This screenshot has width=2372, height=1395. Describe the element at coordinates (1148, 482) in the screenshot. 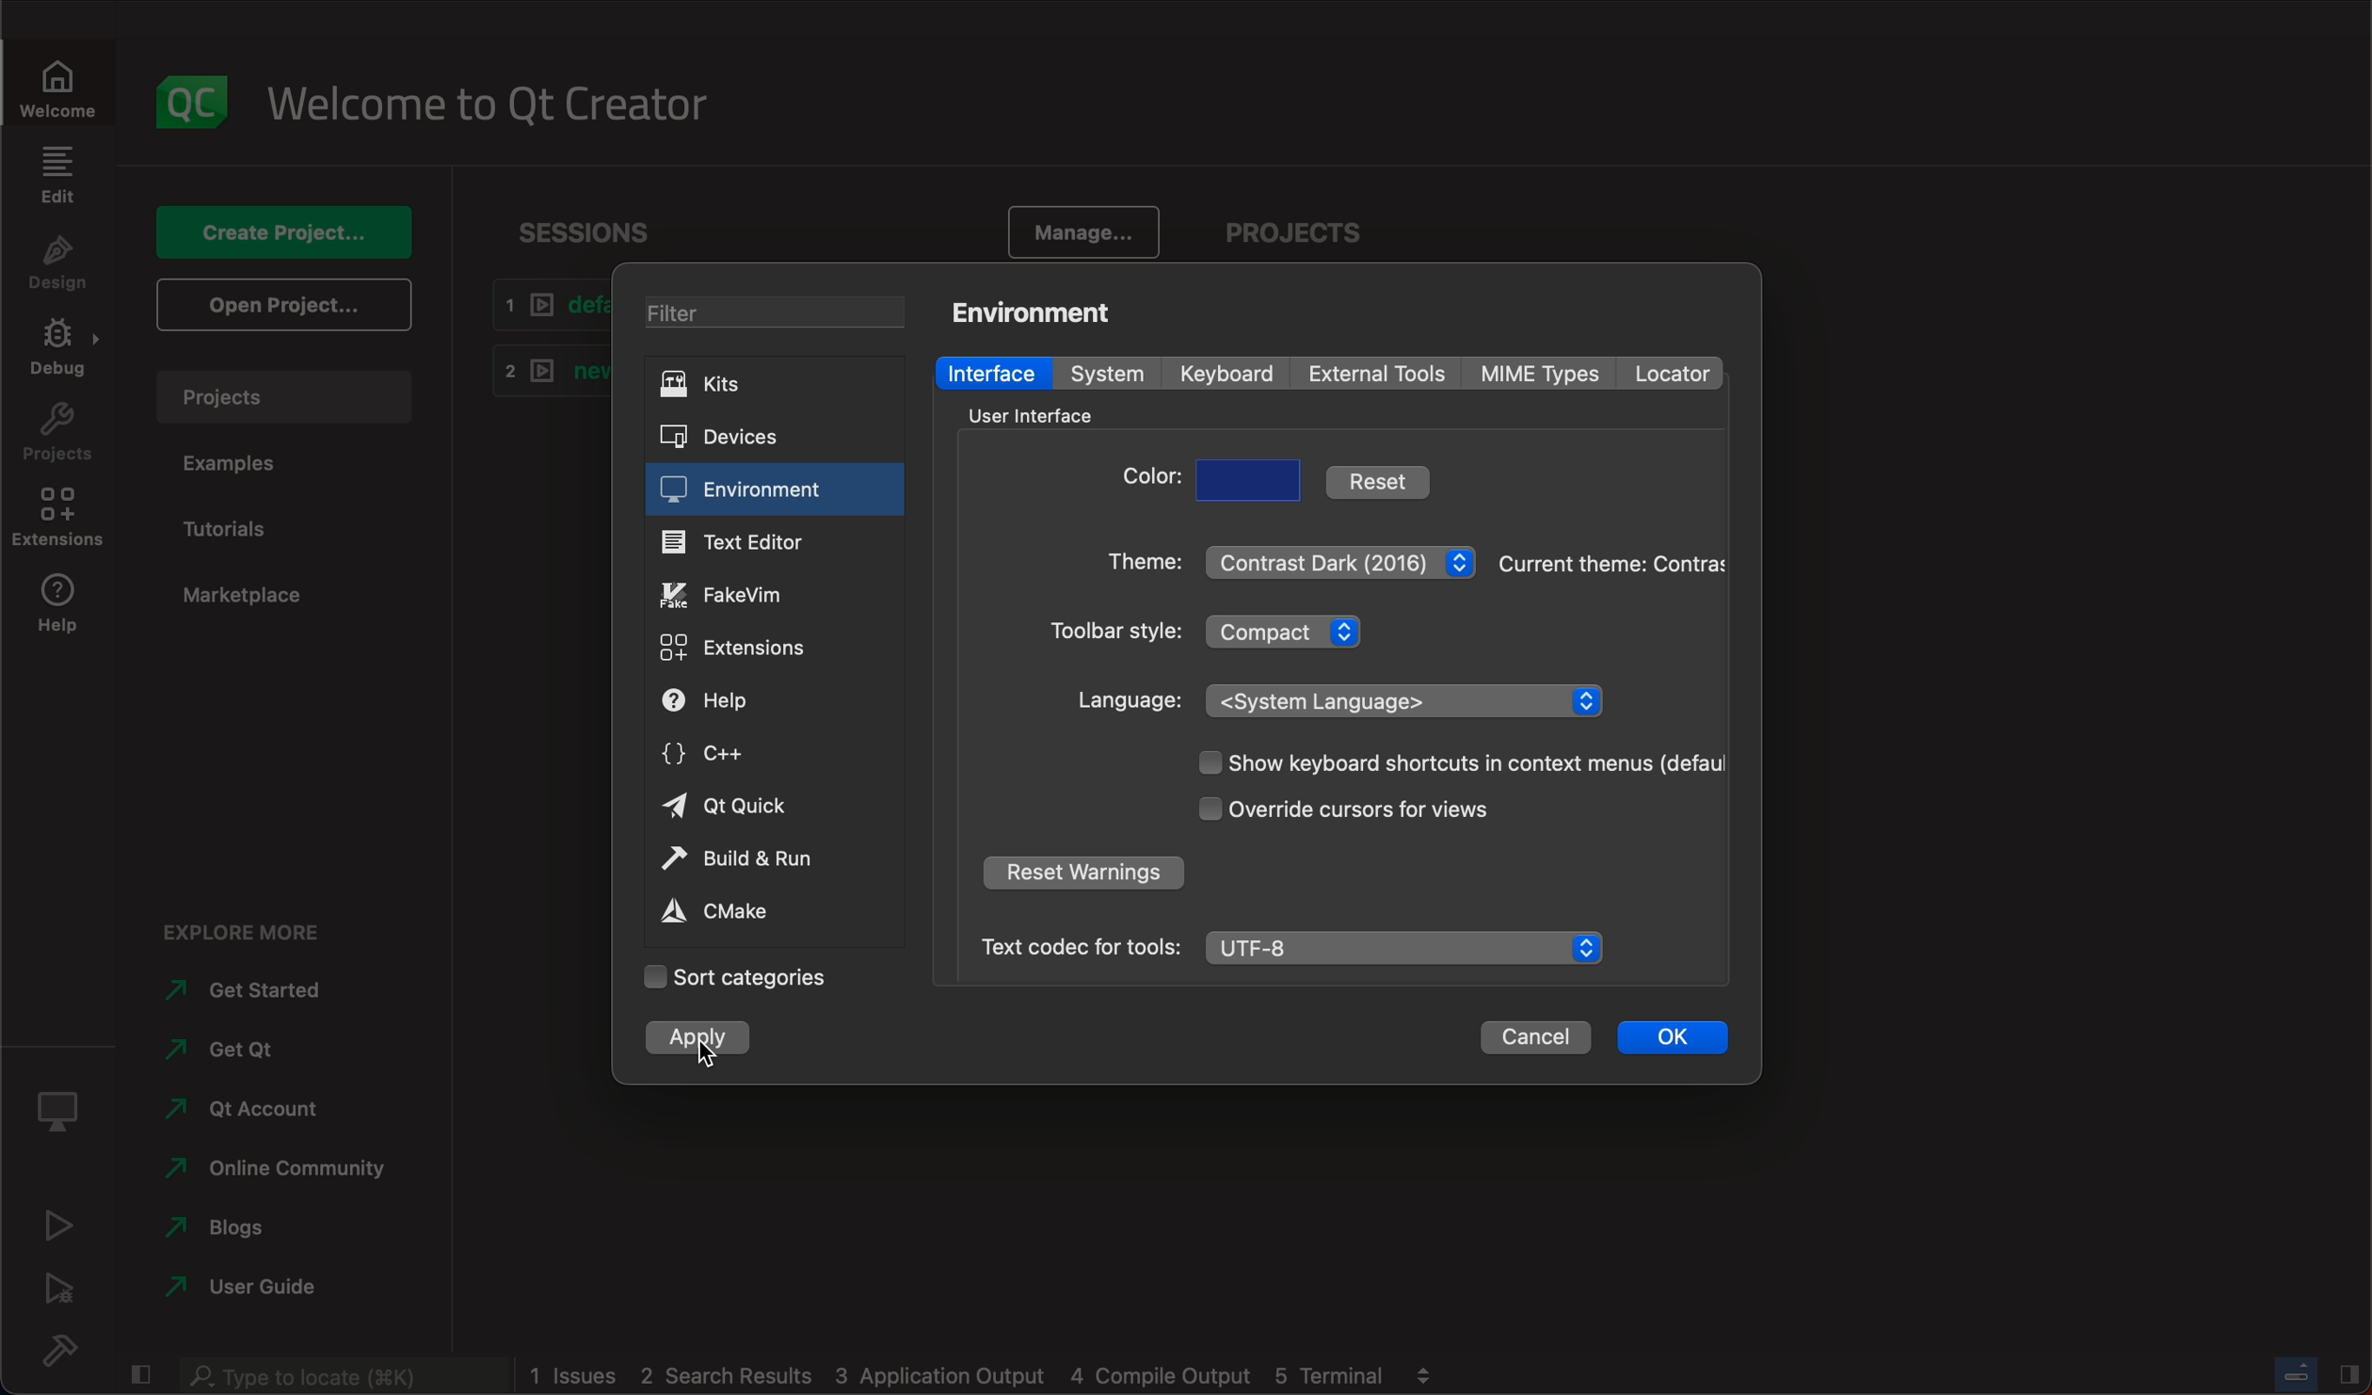

I see `color` at that location.